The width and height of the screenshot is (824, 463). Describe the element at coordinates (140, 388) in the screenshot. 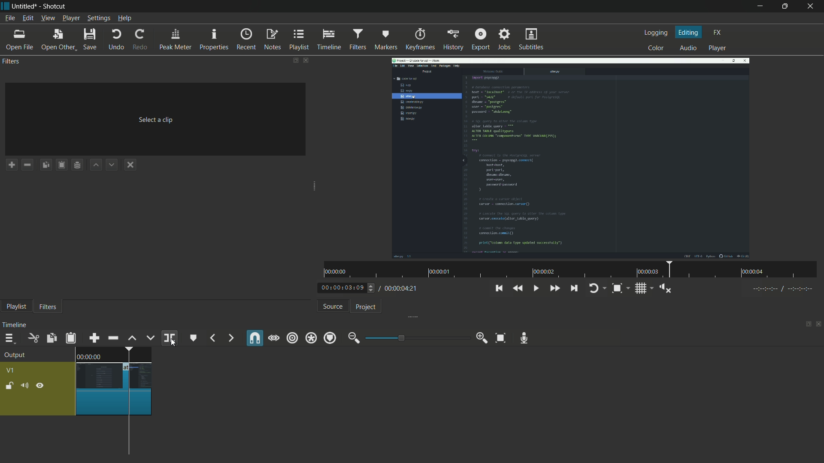

I see `video has been split` at that location.